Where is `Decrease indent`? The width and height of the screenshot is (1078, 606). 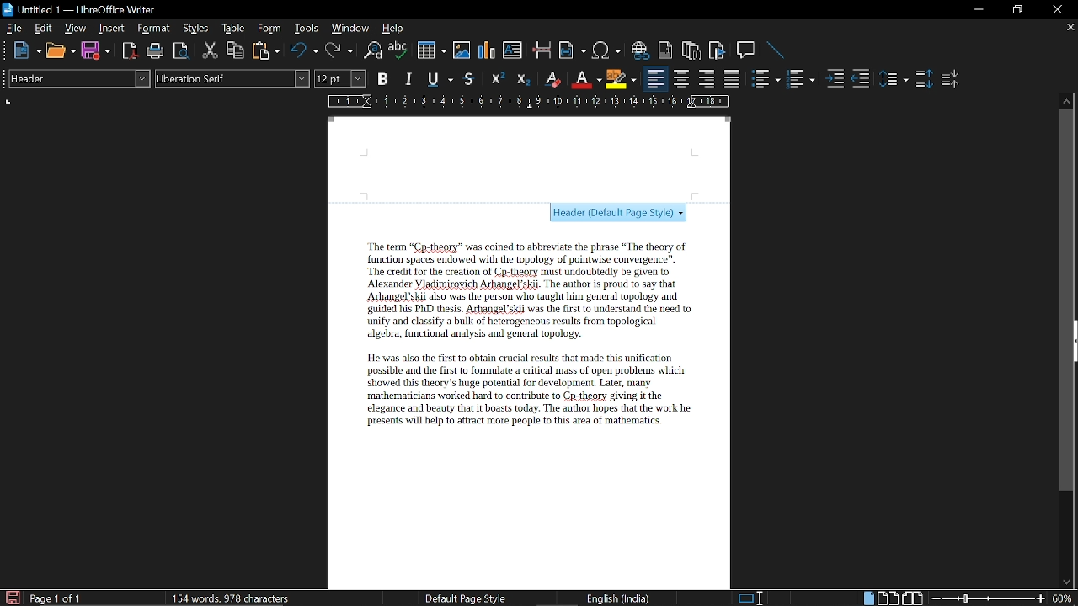 Decrease indent is located at coordinates (861, 78).